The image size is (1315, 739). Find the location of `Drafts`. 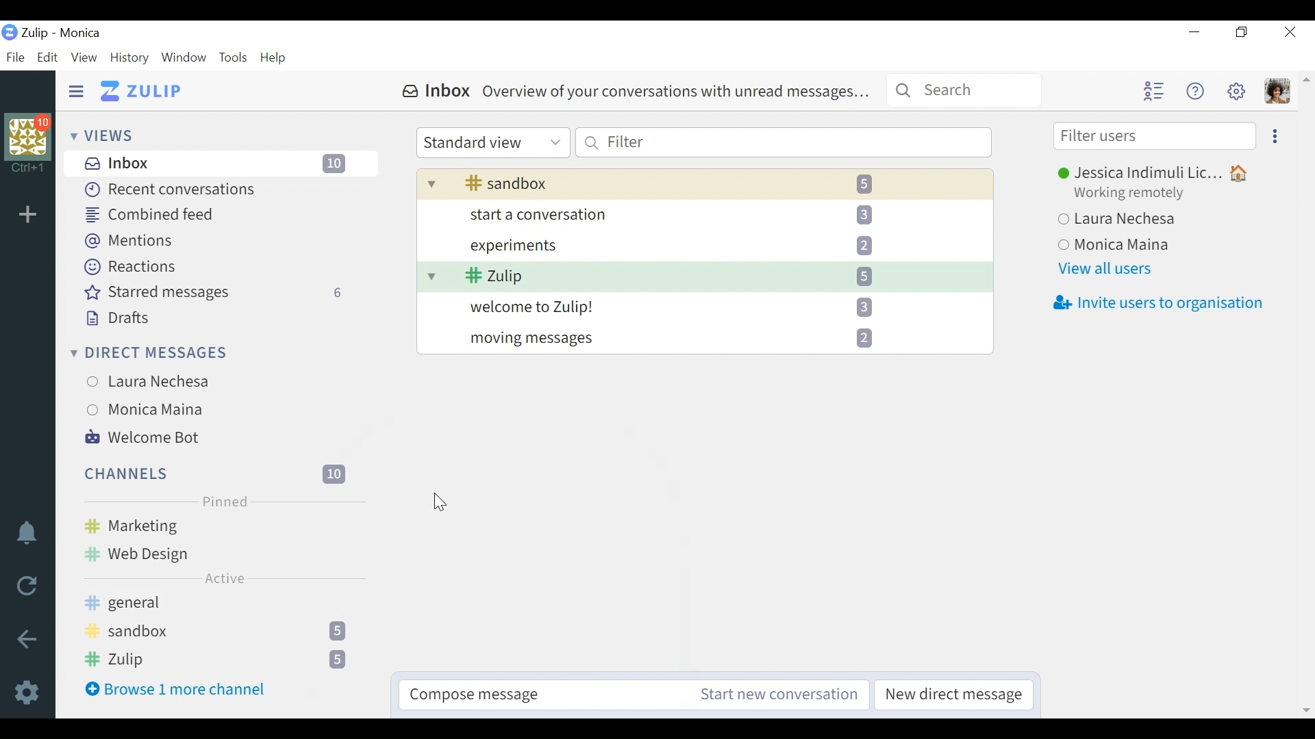

Drafts is located at coordinates (114, 319).